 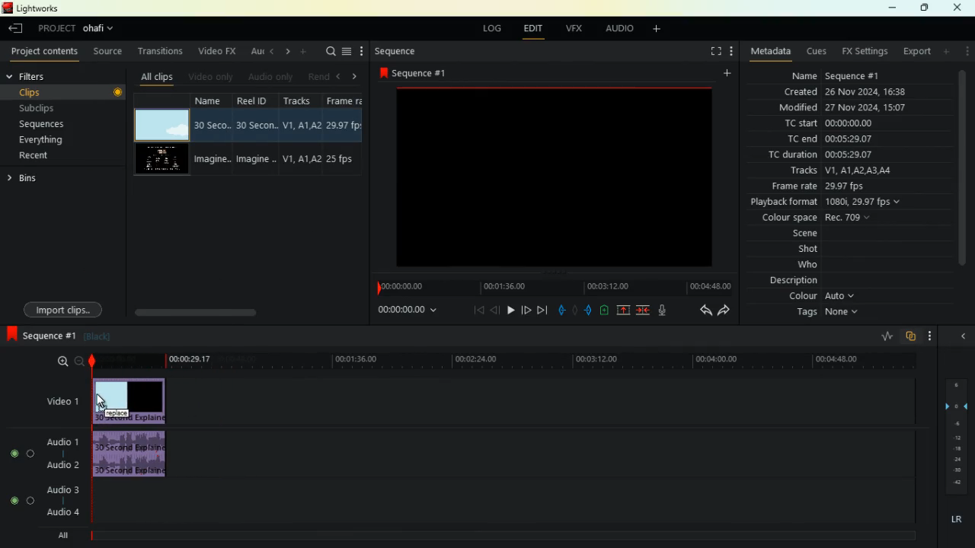 I want to click on 29.97 fps, so click(x=852, y=186).